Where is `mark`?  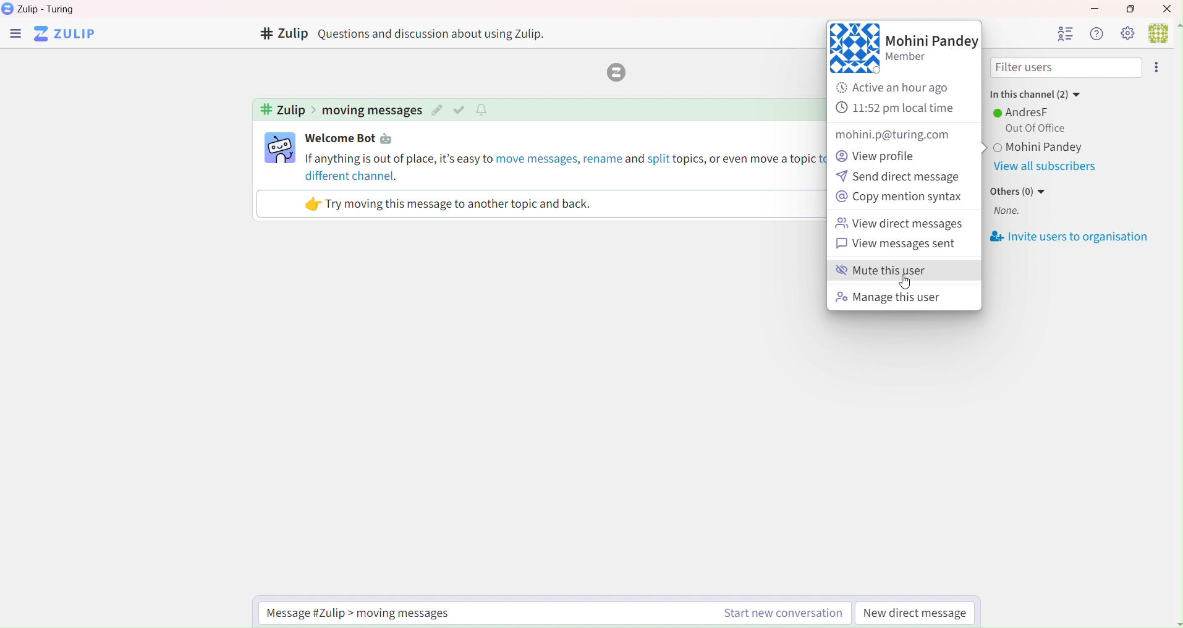
mark is located at coordinates (461, 109).